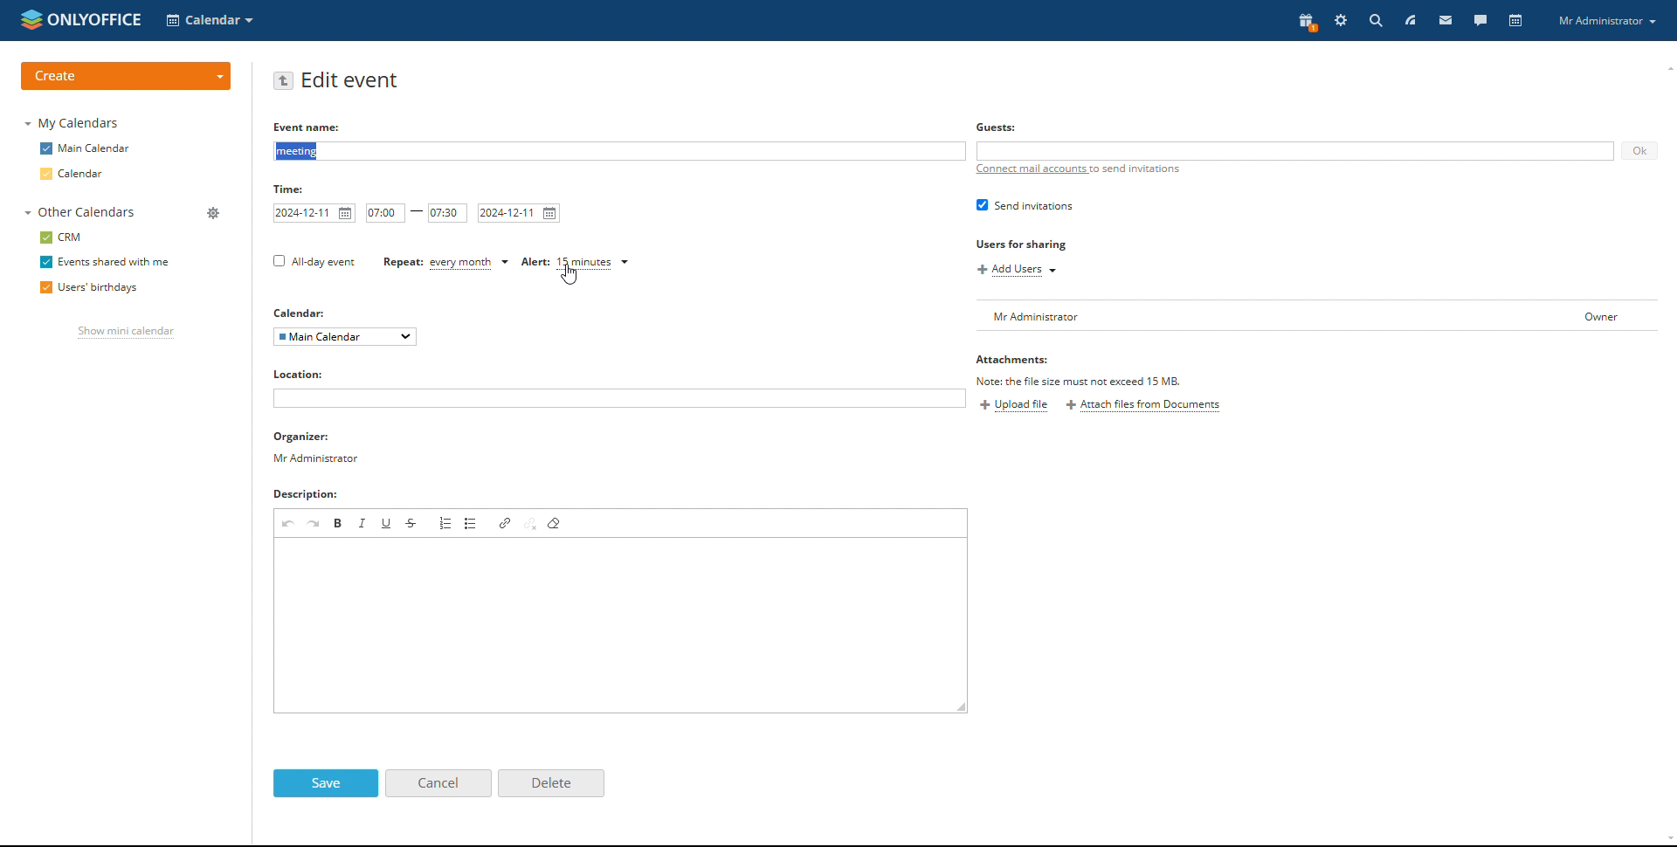 The image size is (1677, 847). Describe the element at coordinates (619, 152) in the screenshot. I see `add event name` at that location.